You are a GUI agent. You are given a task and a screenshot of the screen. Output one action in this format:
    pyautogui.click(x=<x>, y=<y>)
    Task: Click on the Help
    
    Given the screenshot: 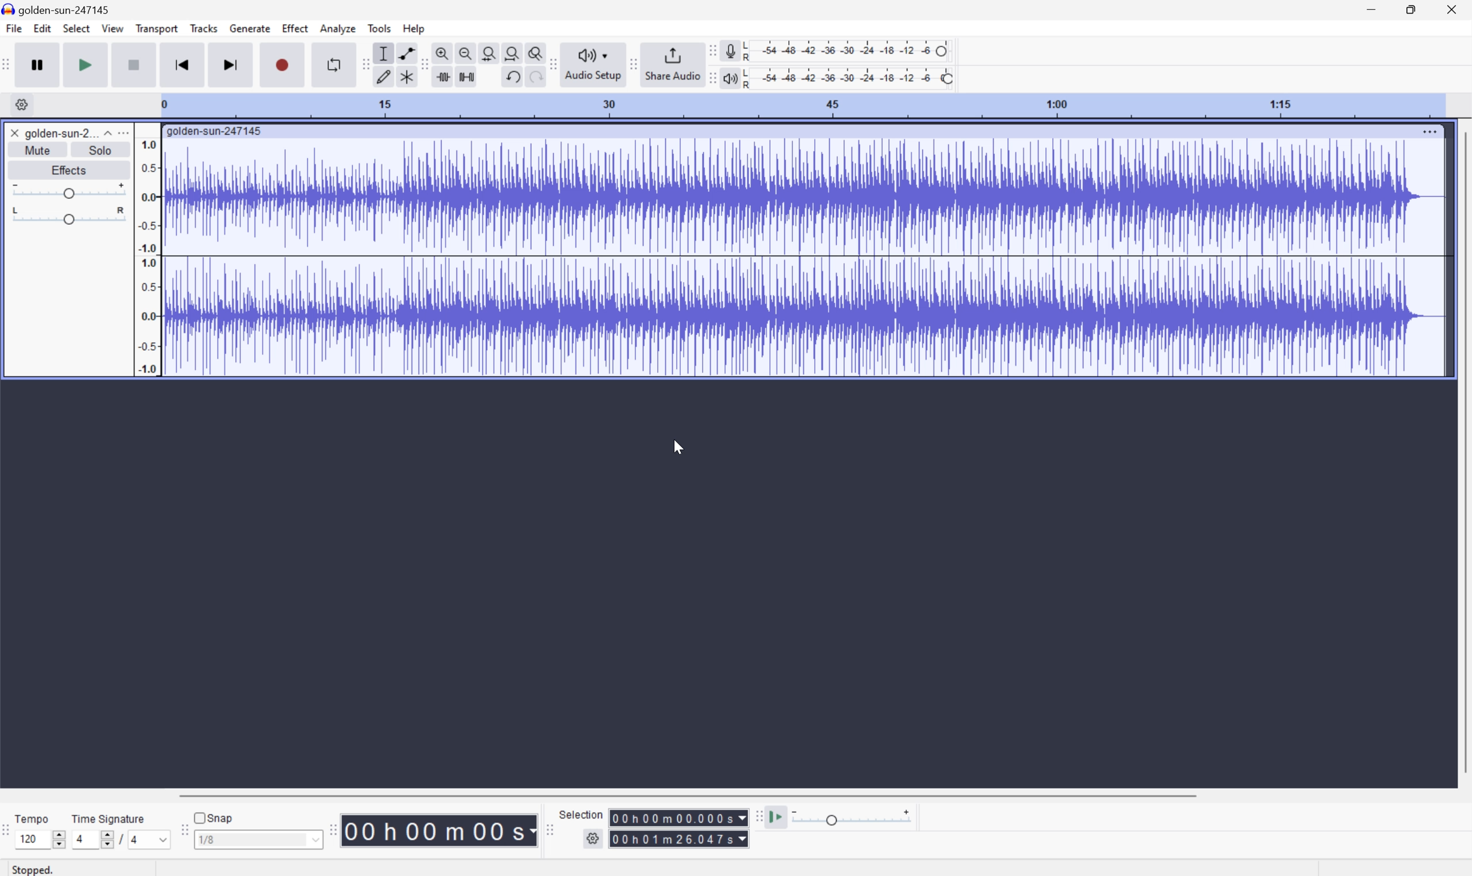 What is the action you would take?
    pyautogui.click(x=416, y=29)
    